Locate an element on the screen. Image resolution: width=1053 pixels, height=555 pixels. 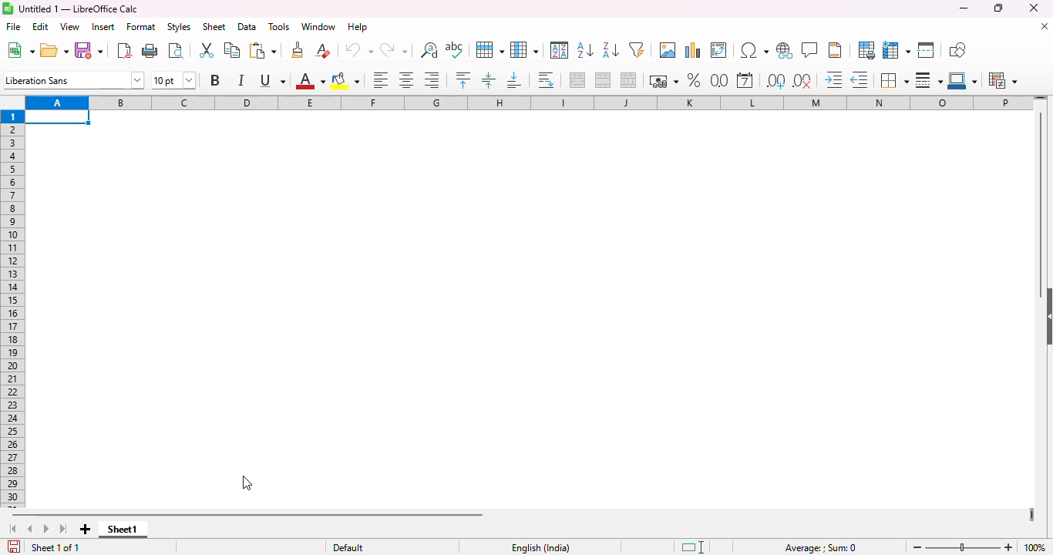
borders is located at coordinates (894, 80).